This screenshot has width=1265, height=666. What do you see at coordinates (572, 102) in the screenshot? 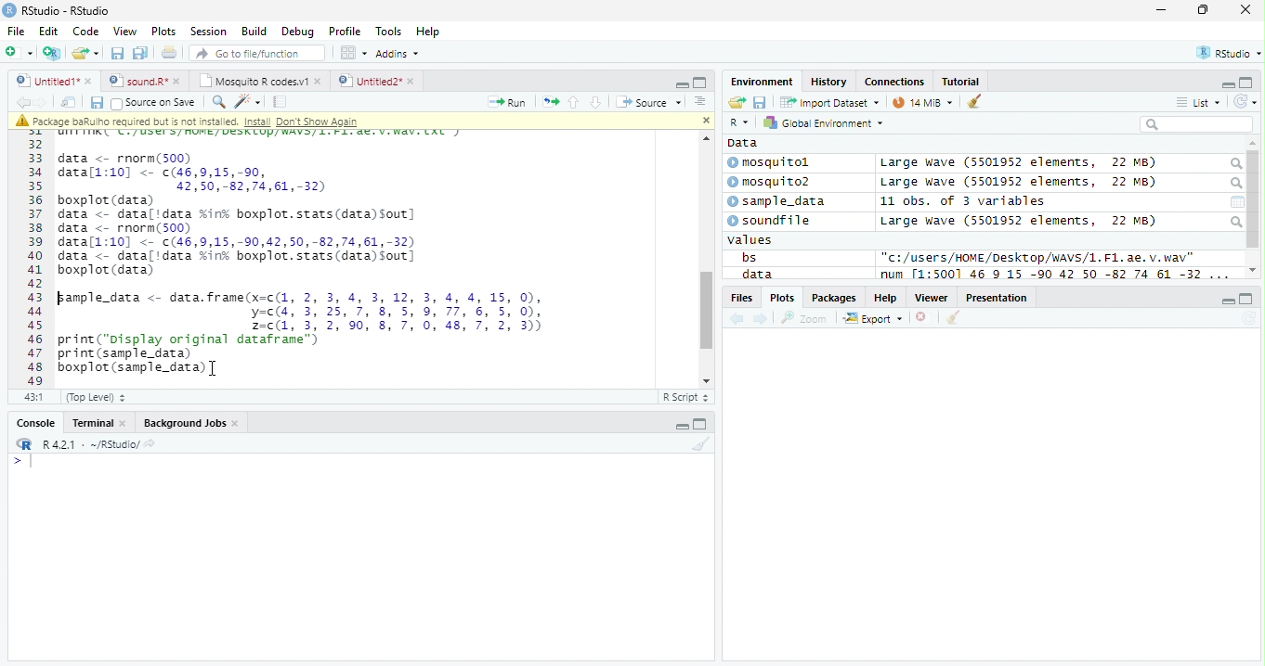
I see `Go to previous section` at bounding box center [572, 102].